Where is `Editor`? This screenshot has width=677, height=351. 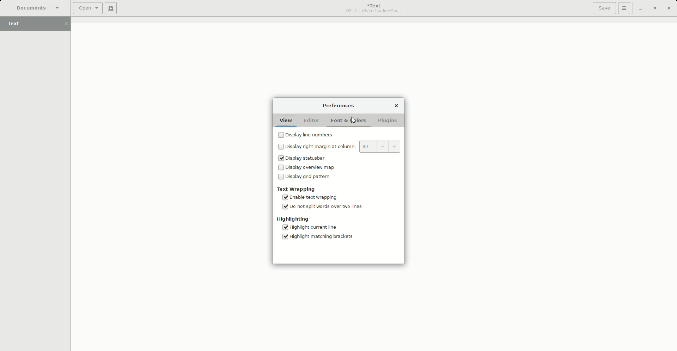
Editor is located at coordinates (312, 119).